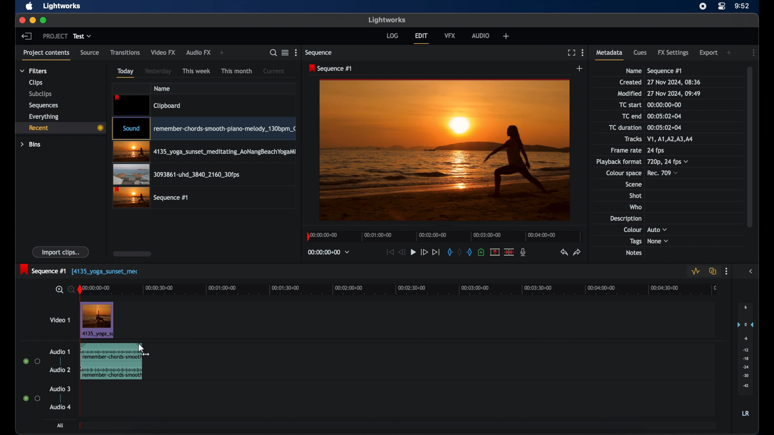 Image resolution: width=774 pixels, height=435 pixels. What do you see at coordinates (506, 36) in the screenshot?
I see `add` at bounding box center [506, 36].